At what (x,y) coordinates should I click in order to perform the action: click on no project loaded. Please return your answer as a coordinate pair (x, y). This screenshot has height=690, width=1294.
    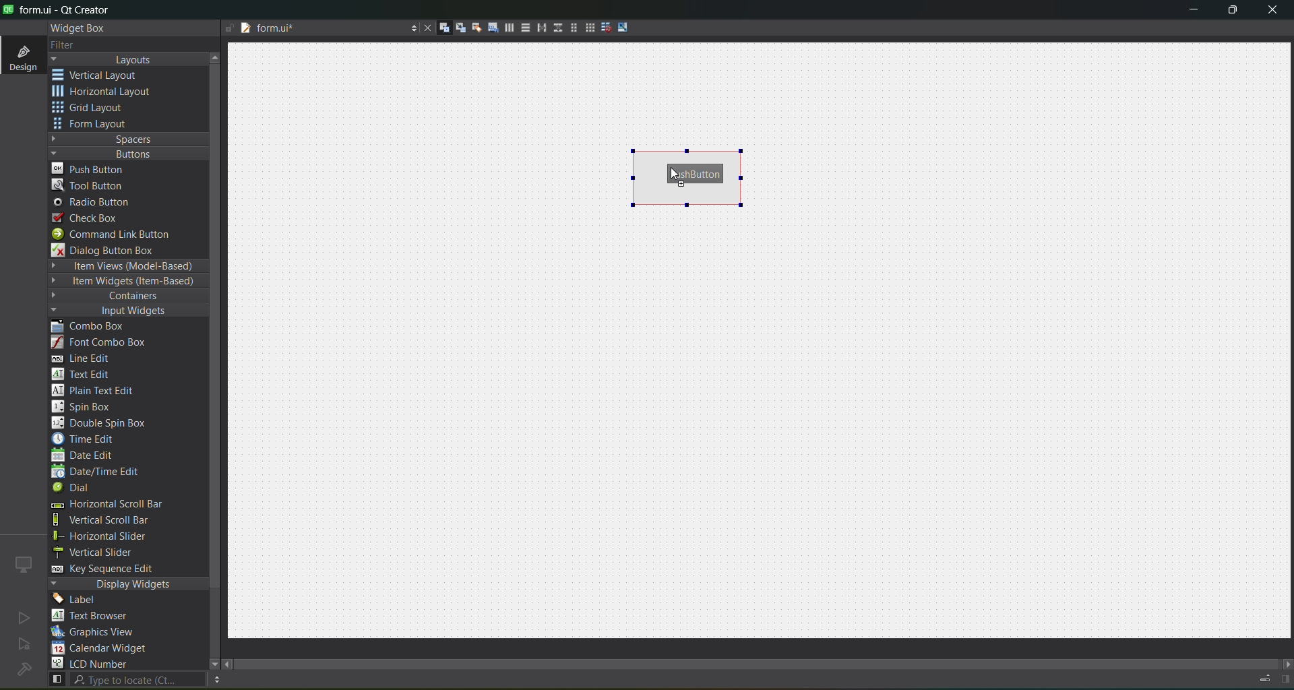
    Looking at the image, I should click on (24, 669).